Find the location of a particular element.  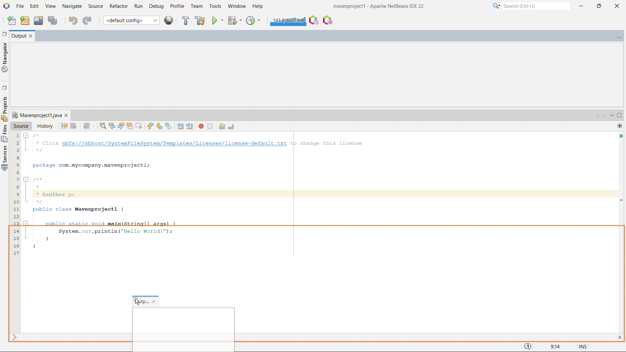

output window is located at coordinates (18, 37).